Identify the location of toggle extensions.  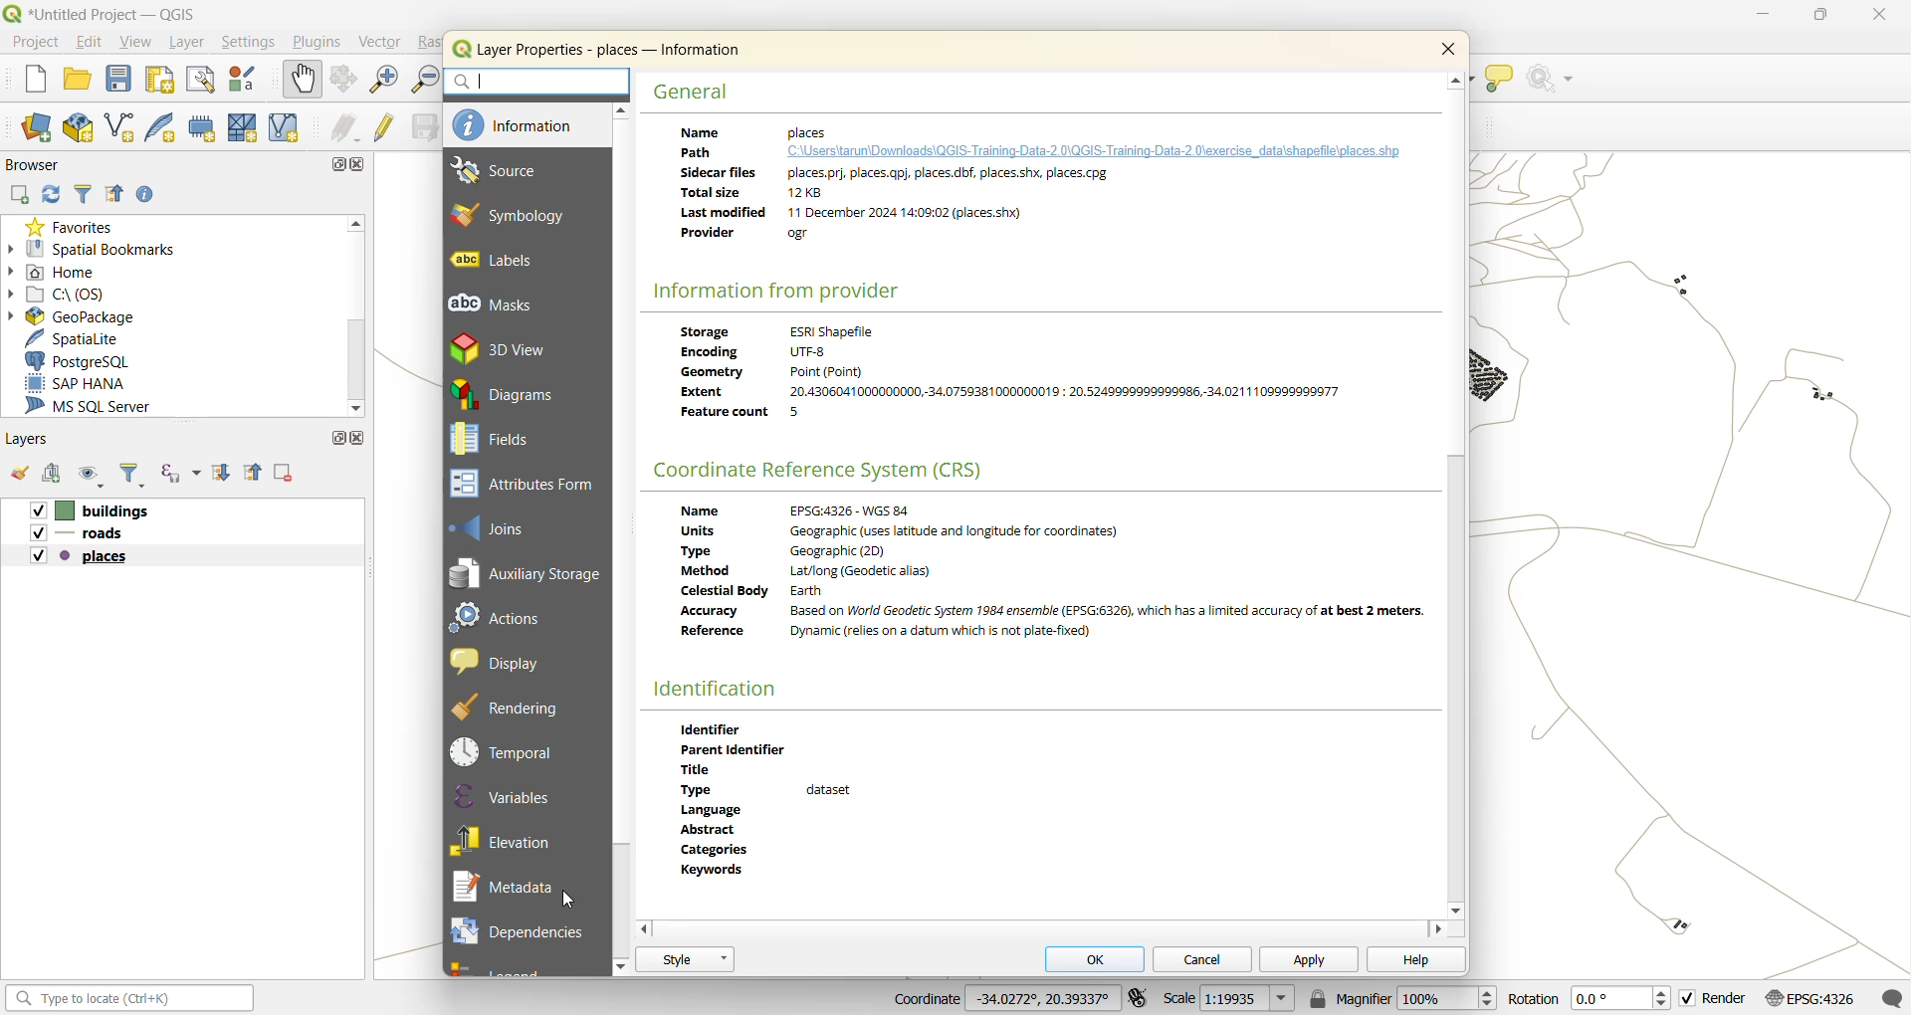
(1141, 998).